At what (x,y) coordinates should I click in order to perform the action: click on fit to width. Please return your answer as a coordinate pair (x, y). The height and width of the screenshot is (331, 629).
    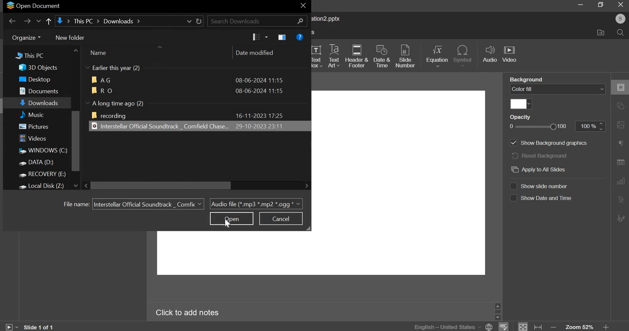
    Looking at the image, I should click on (537, 326).